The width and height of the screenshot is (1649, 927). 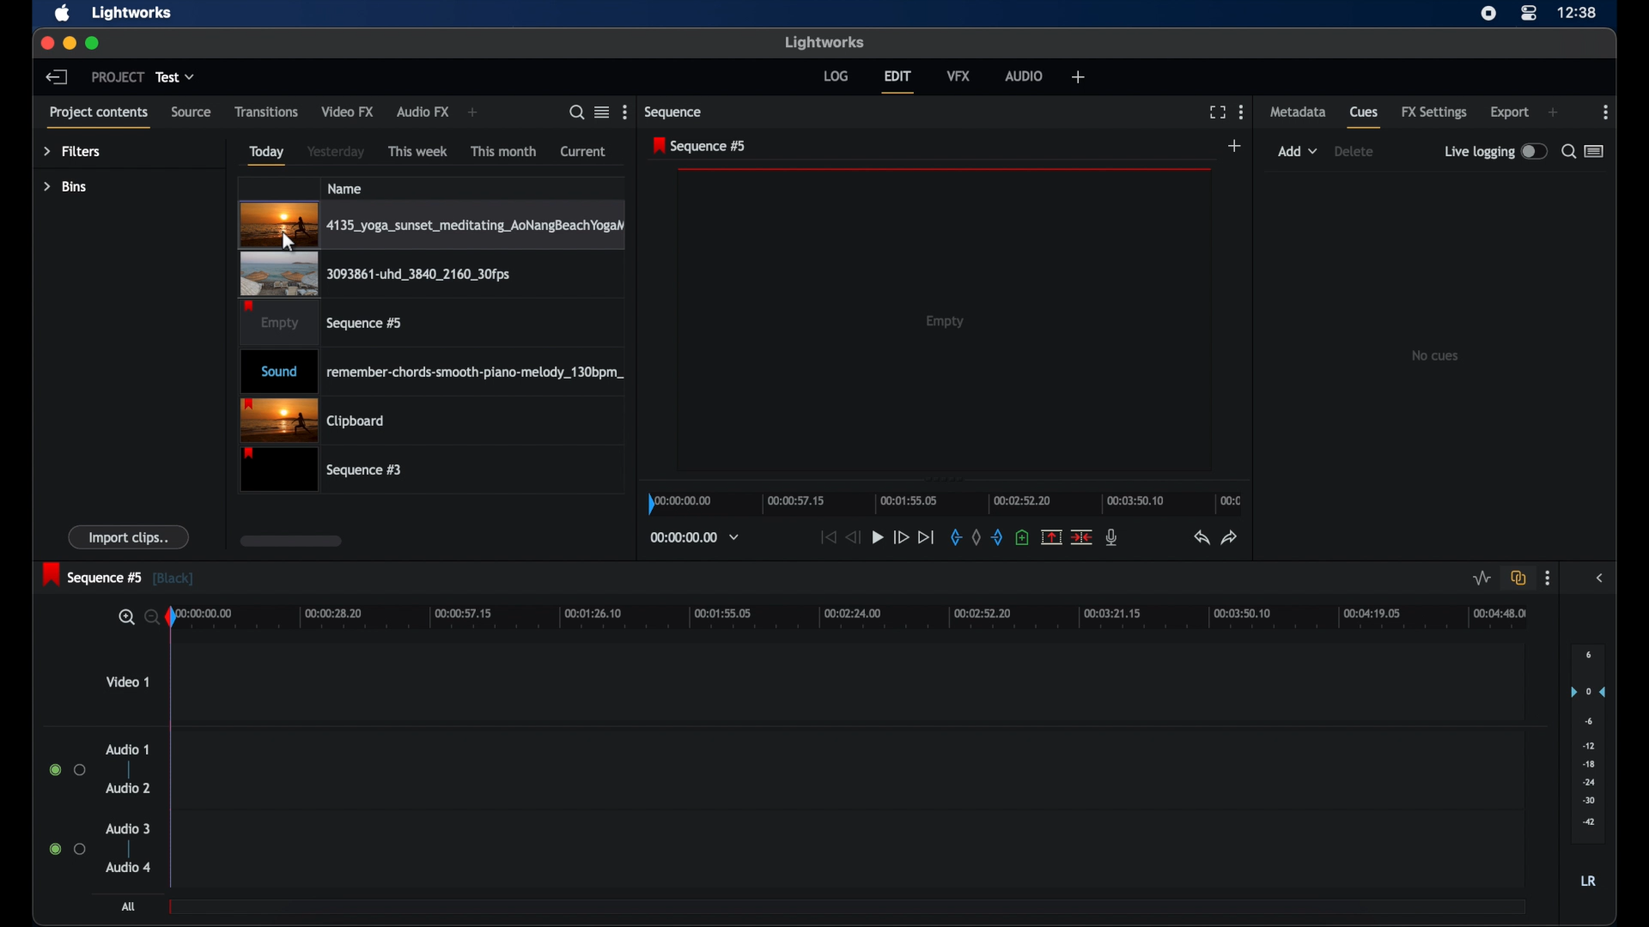 I want to click on timeline  scale, so click(x=943, y=501).